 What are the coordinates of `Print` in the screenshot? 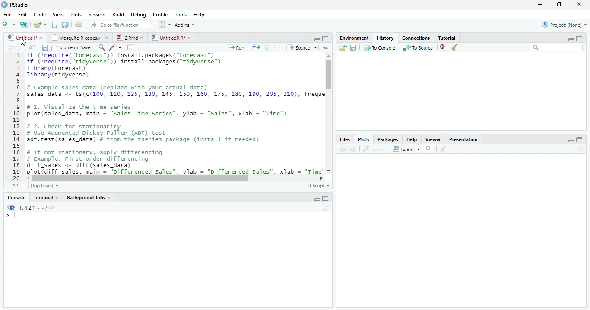 It's located at (79, 25).